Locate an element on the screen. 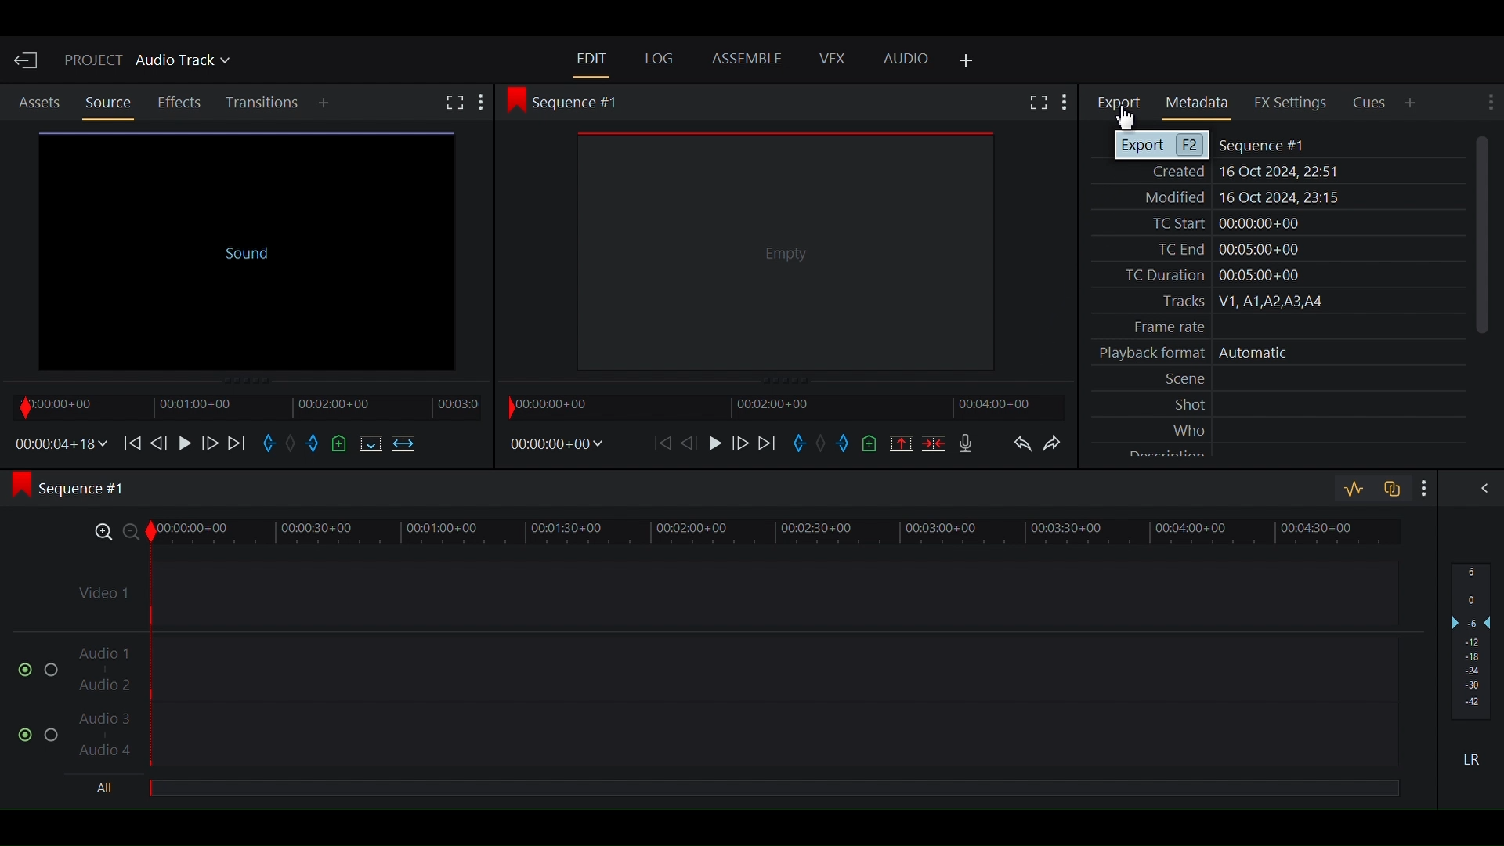  Log is located at coordinates (660, 59).